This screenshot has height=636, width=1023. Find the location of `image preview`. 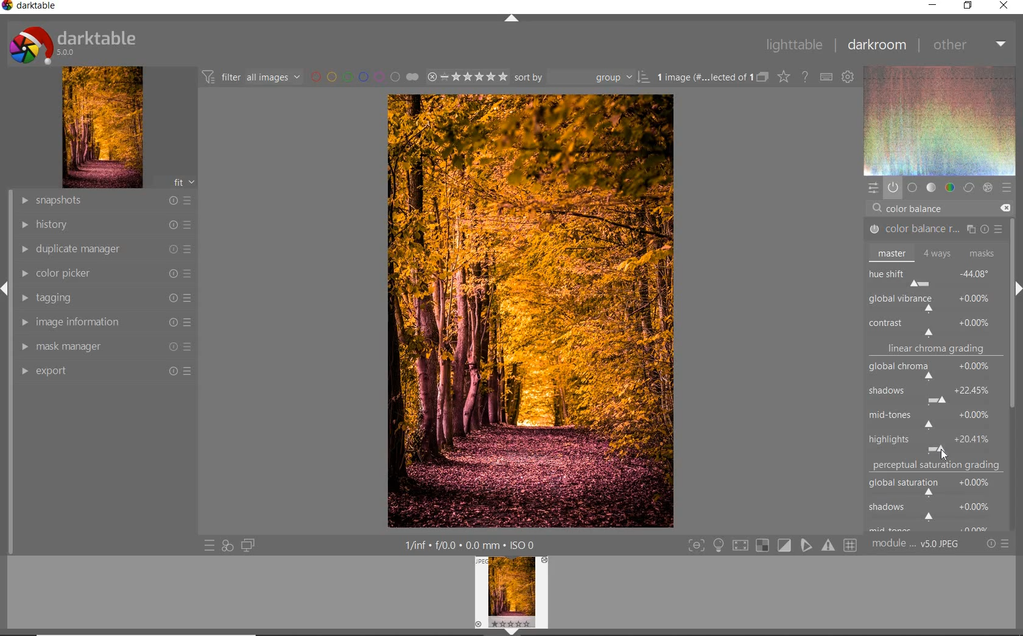

image preview is located at coordinates (511, 596).